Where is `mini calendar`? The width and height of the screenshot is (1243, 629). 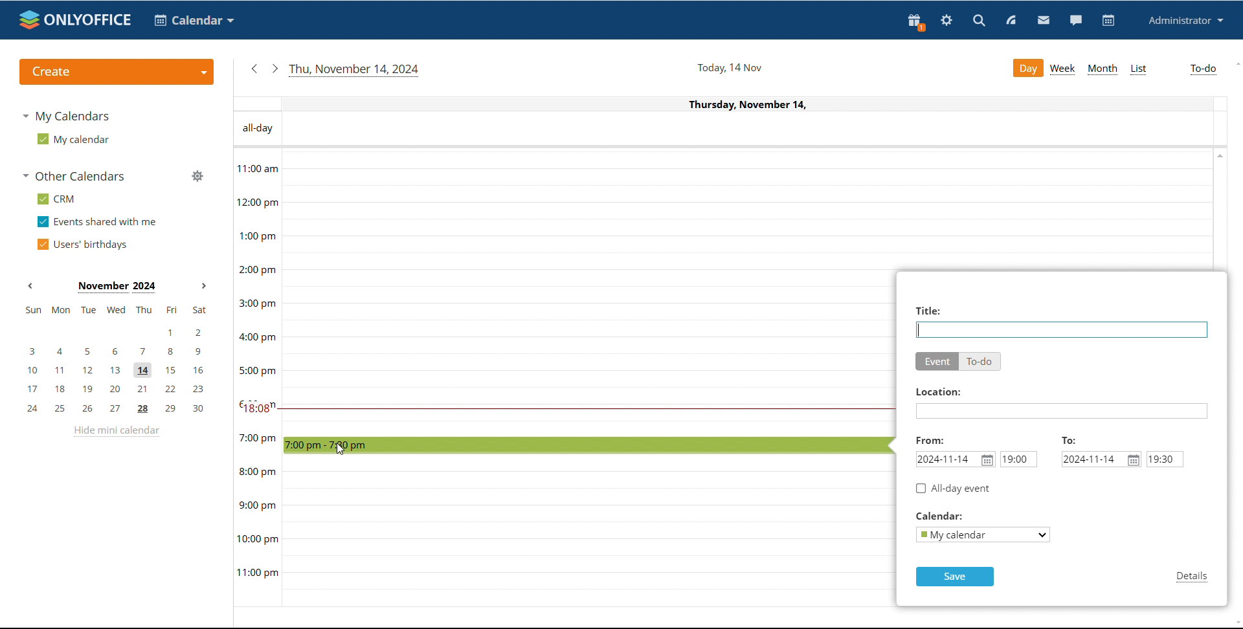 mini calendar is located at coordinates (116, 360).